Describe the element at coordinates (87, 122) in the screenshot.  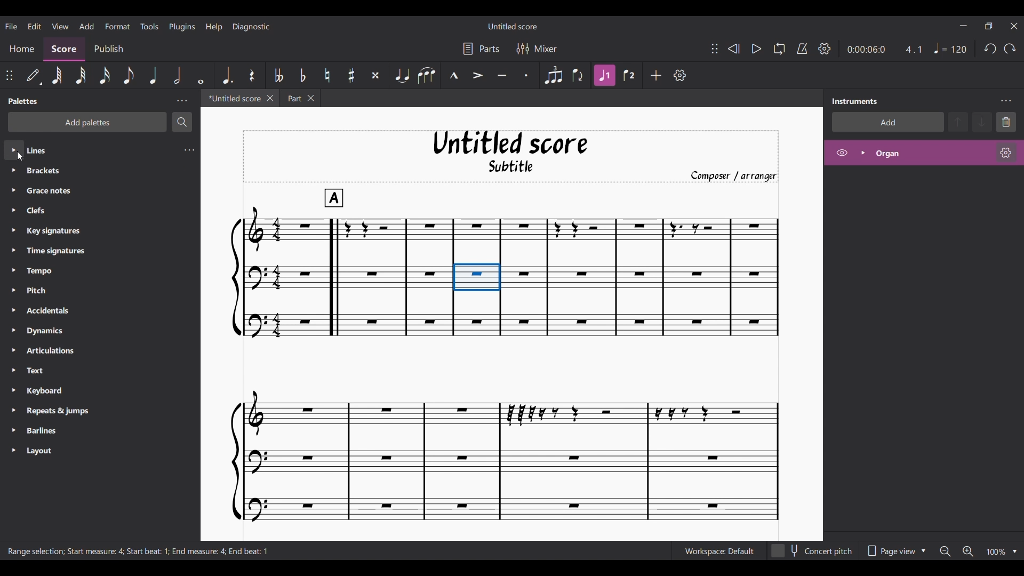
I see `Add palette` at that location.